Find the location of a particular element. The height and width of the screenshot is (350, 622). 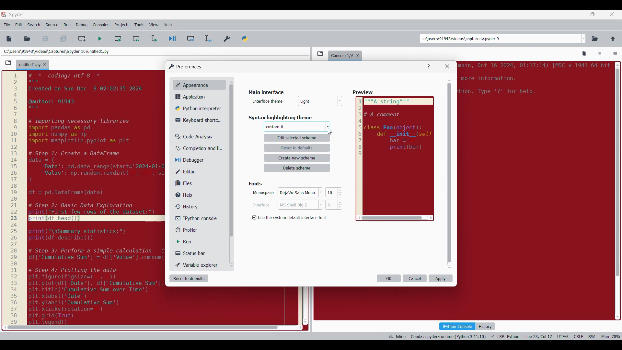

Files is located at coordinates (185, 183).